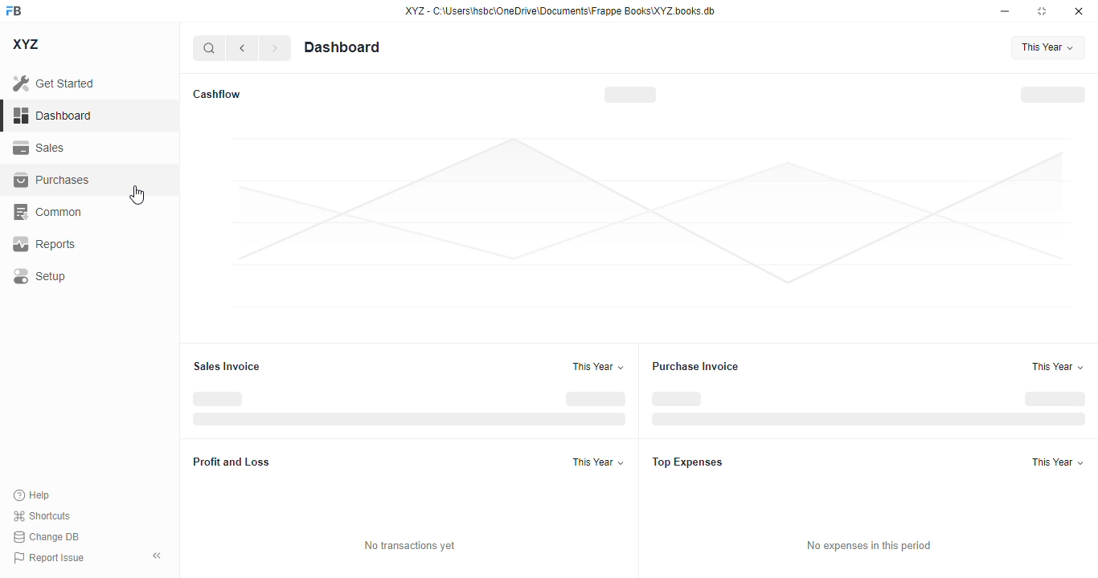 This screenshot has width=1098, height=578. I want to click on graph, so click(649, 224).